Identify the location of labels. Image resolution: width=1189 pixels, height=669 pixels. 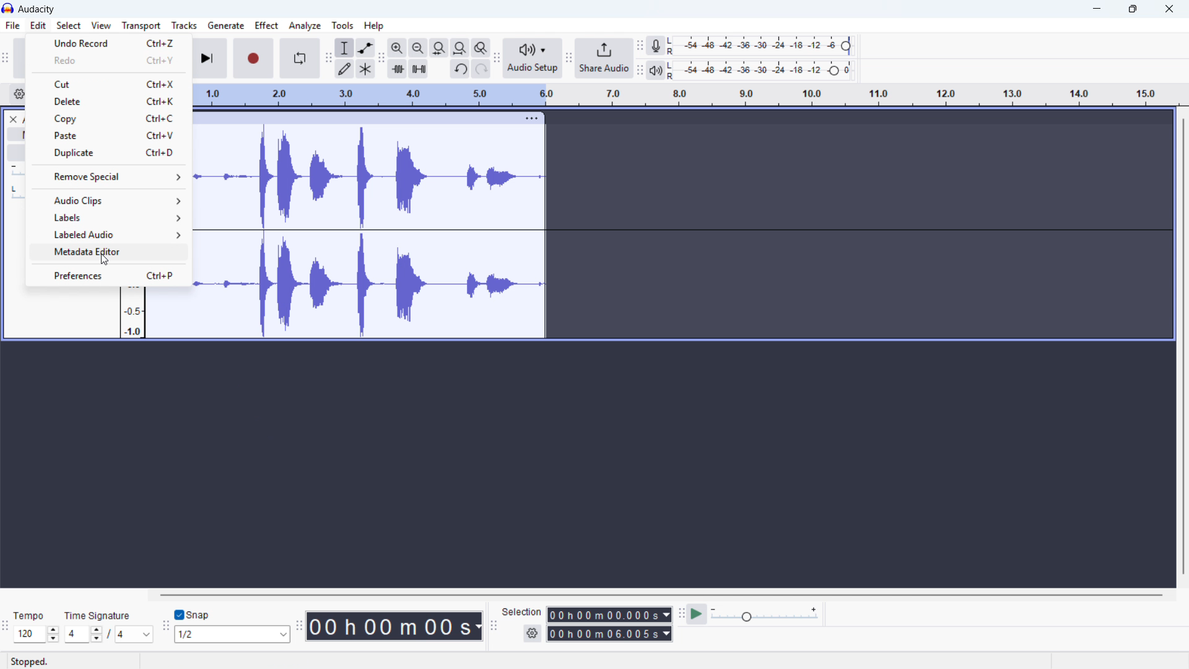
(107, 217).